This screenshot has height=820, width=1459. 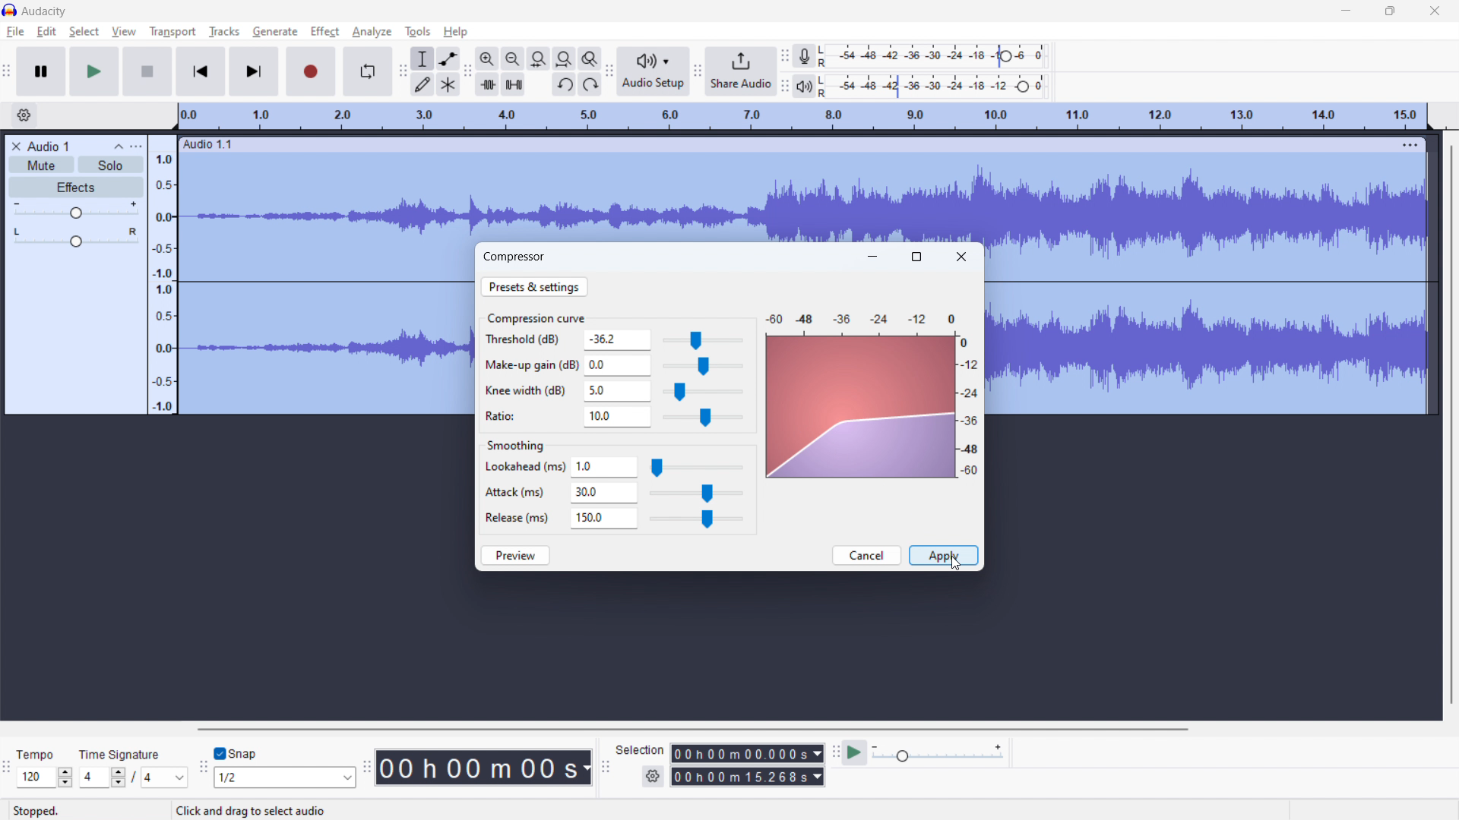 What do you see at coordinates (40, 750) in the screenshot?
I see `Tempo` at bounding box center [40, 750].